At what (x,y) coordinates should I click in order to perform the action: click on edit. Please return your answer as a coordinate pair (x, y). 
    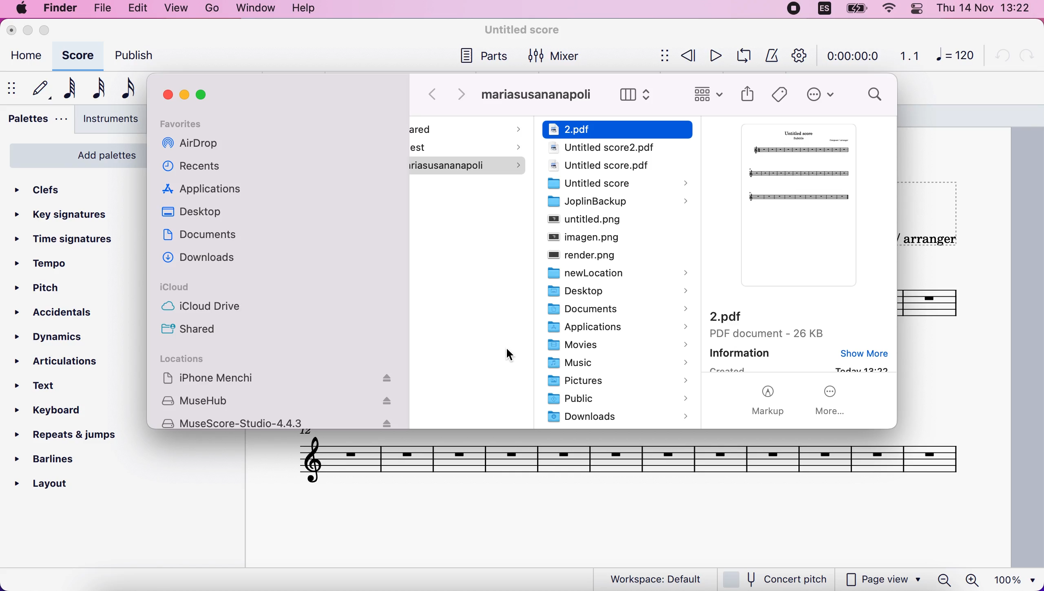
    Looking at the image, I should click on (141, 9).